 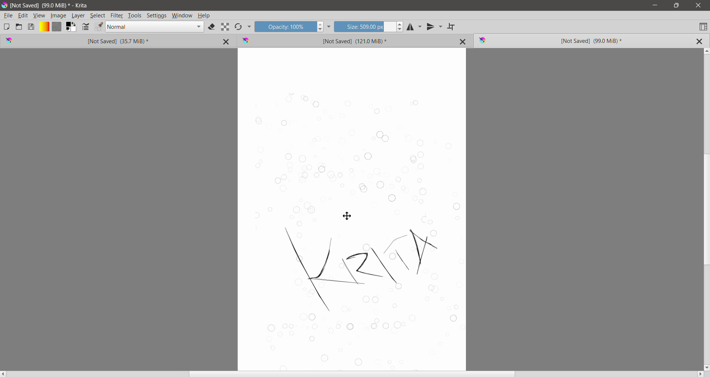 What do you see at coordinates (357, 228) in the screenshot?
I see `Selection Moved on Canvas` at bounding box center [357, 228].